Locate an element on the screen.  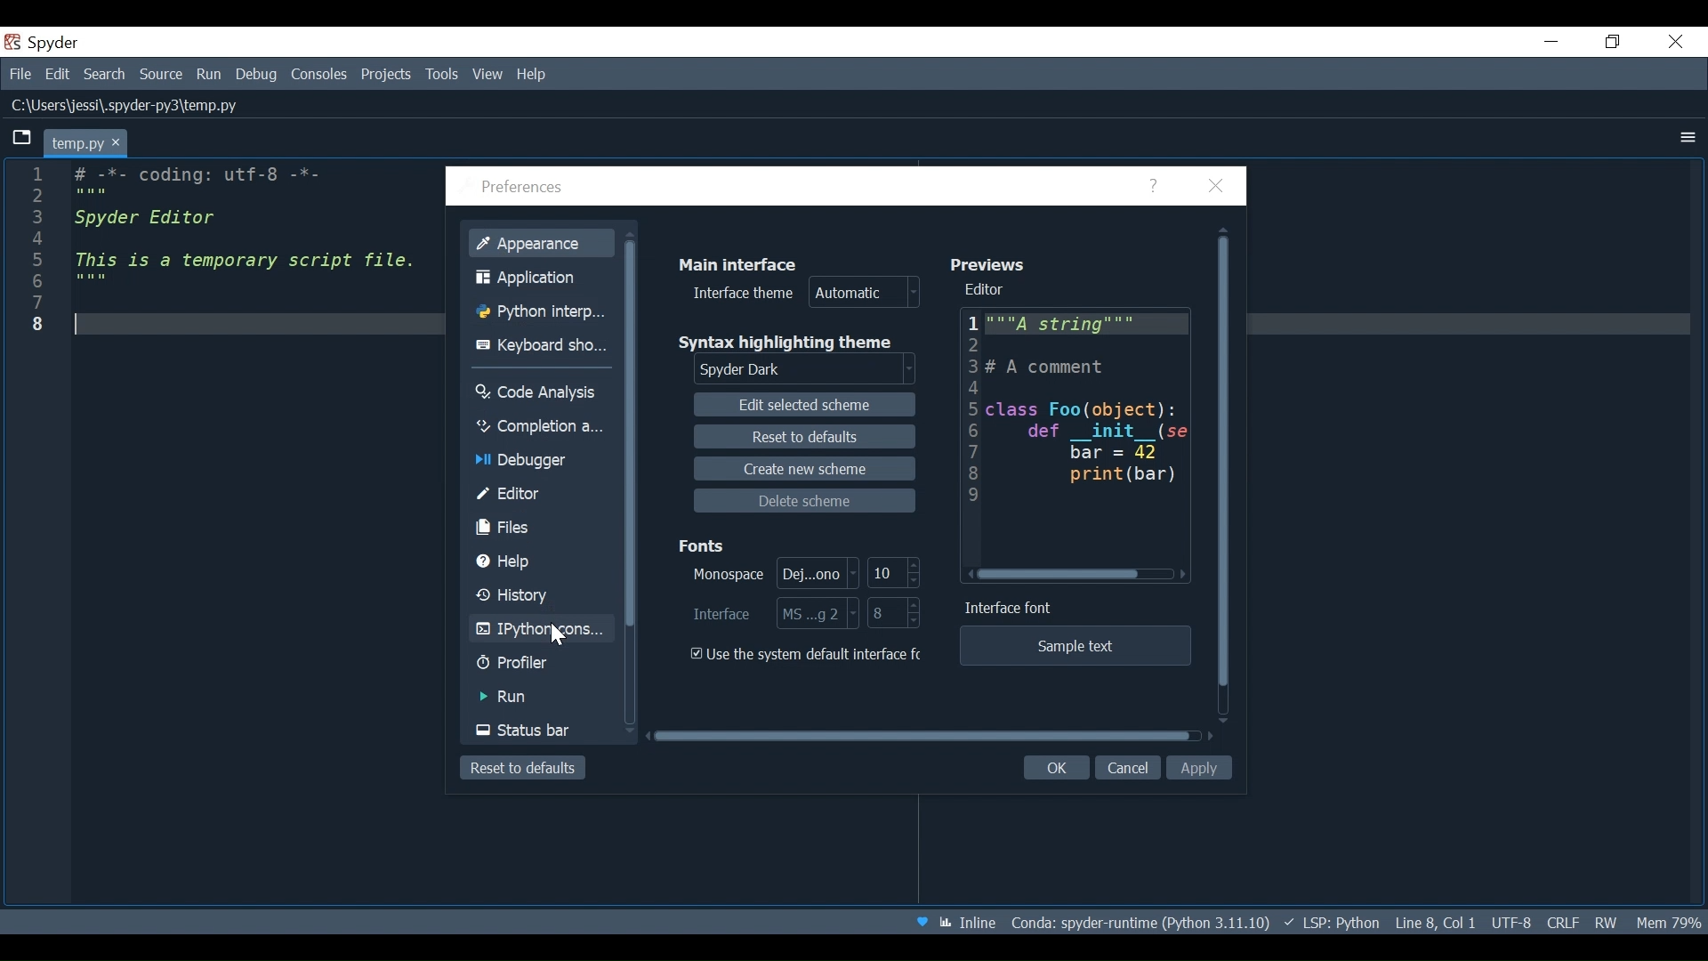
Conda Environment Indicator is located at coordinates (1170, 921).